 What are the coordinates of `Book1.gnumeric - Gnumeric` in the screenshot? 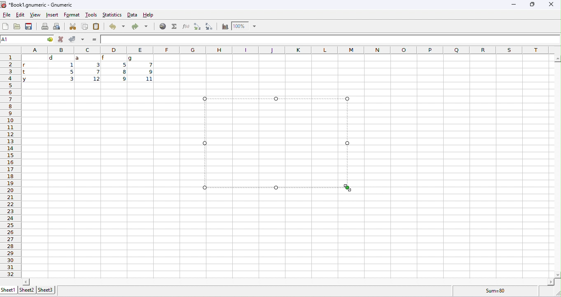 It's located at (38, 5).